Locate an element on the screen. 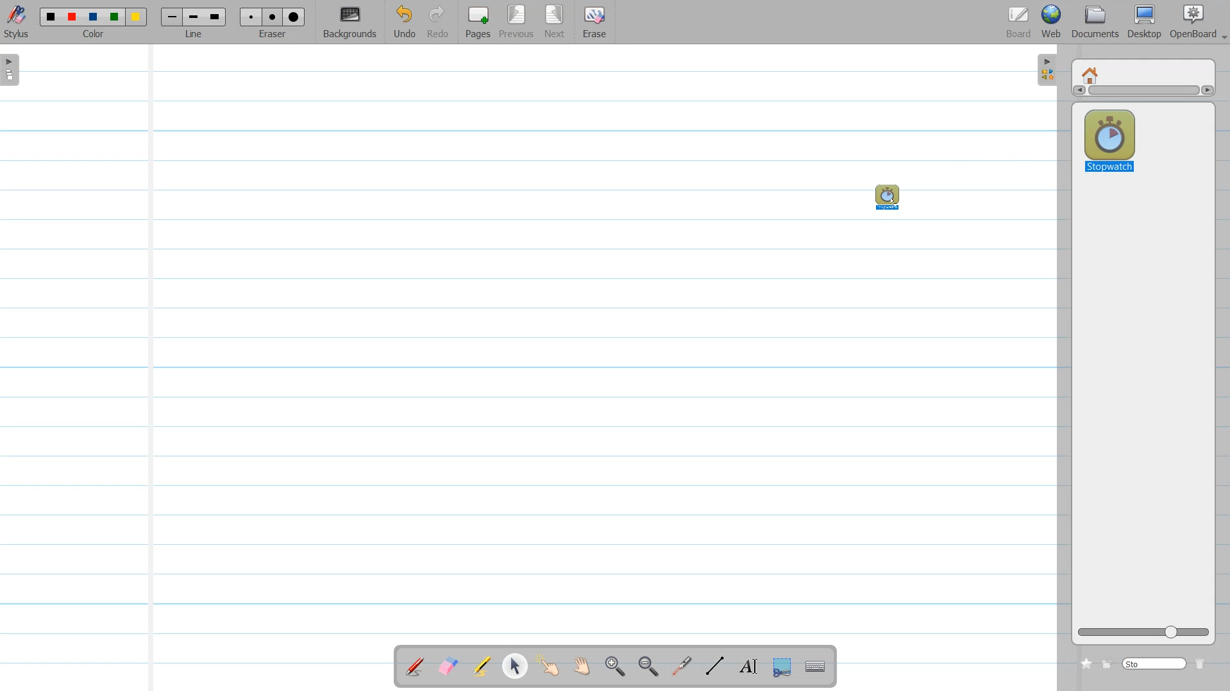 This screenshot has height=691, width=1230. Interact with Item is located at coordinates (552, 666).